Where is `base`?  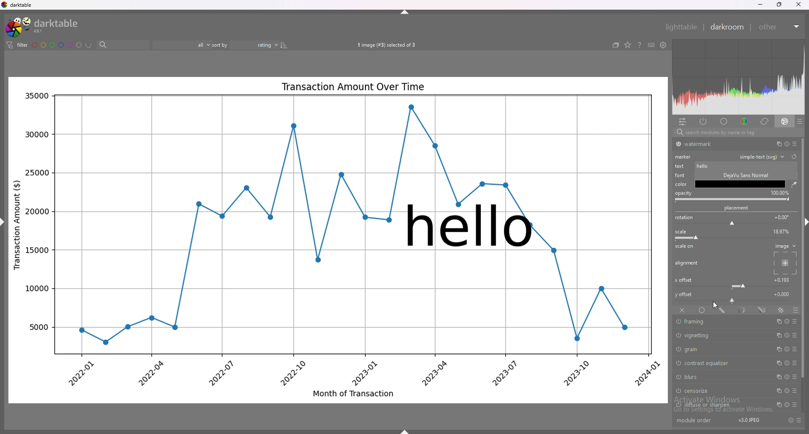
base is located at coordinates (724, 121).